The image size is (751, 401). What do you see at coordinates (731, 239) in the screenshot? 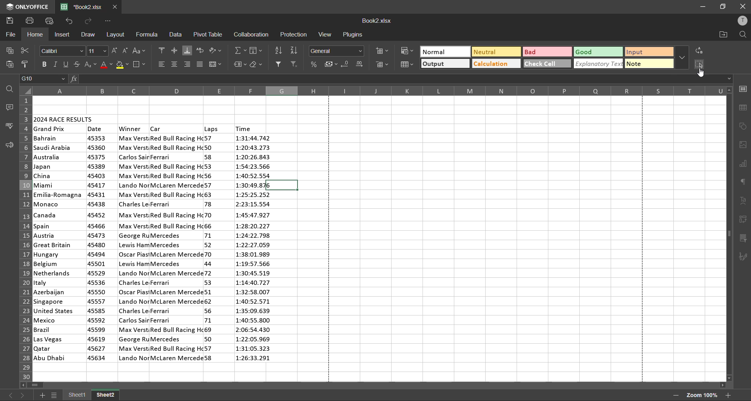
I see `scrollbar` at bounding box center [731, 239].